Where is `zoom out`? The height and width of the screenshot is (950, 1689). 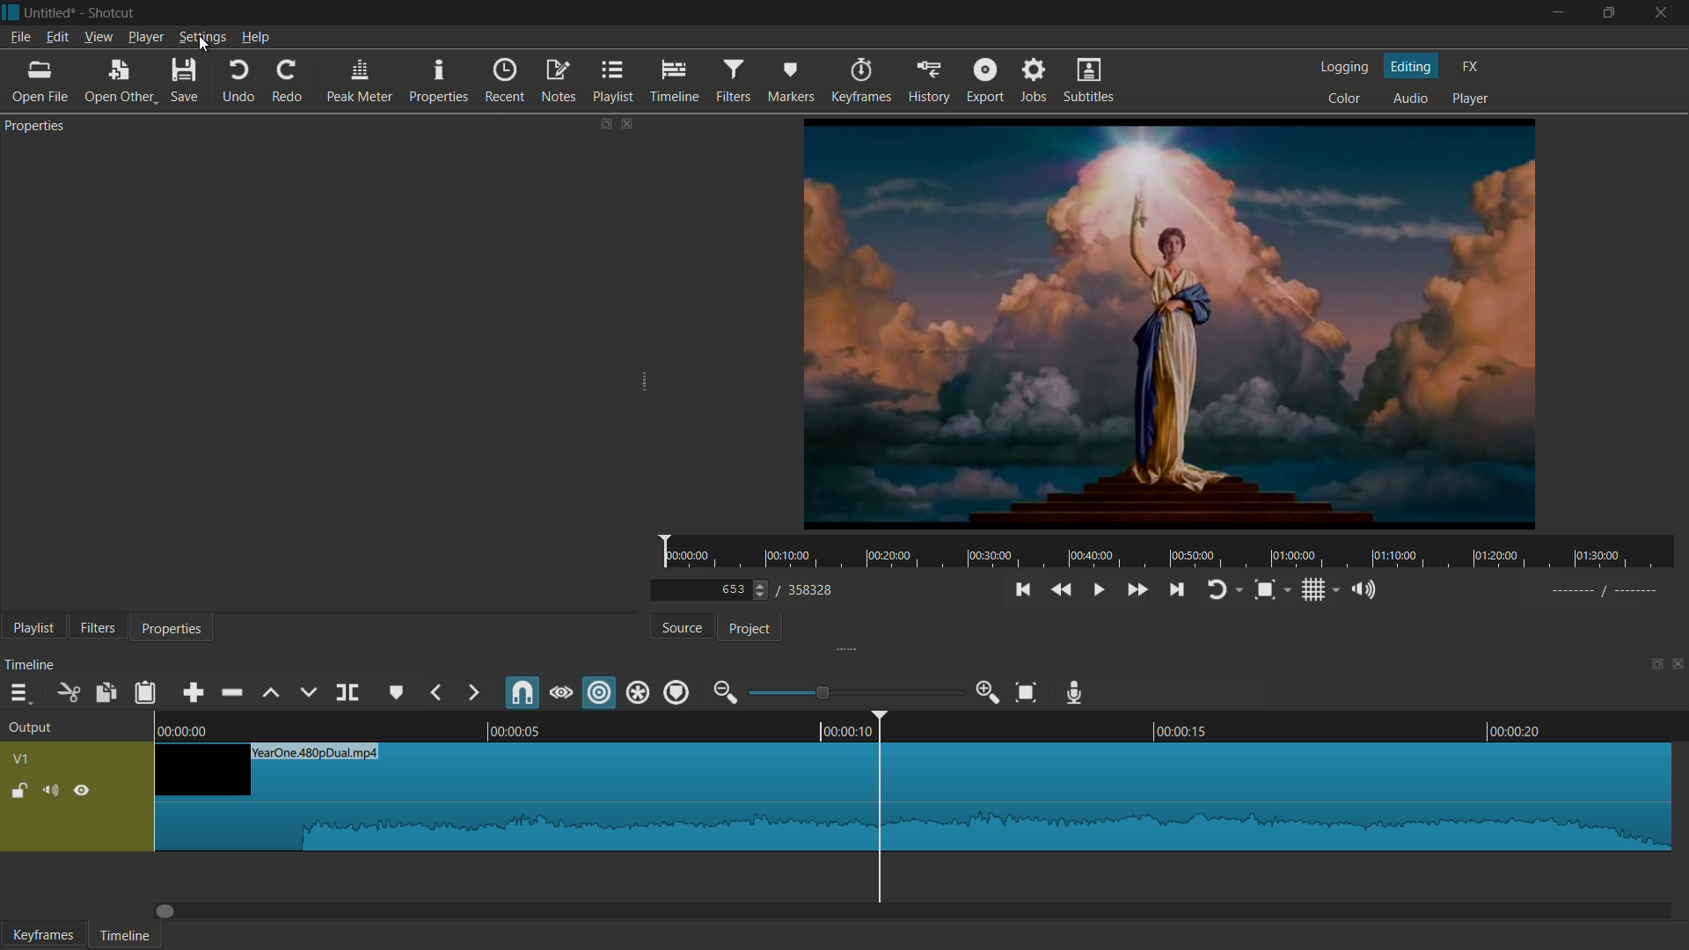
zoom out is located at coordinates (721, 693).